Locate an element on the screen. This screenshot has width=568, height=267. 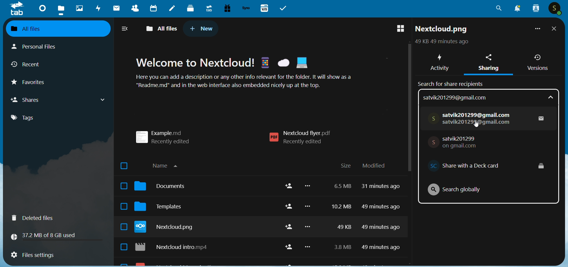
deleted files is located at coordinates (36, 218).